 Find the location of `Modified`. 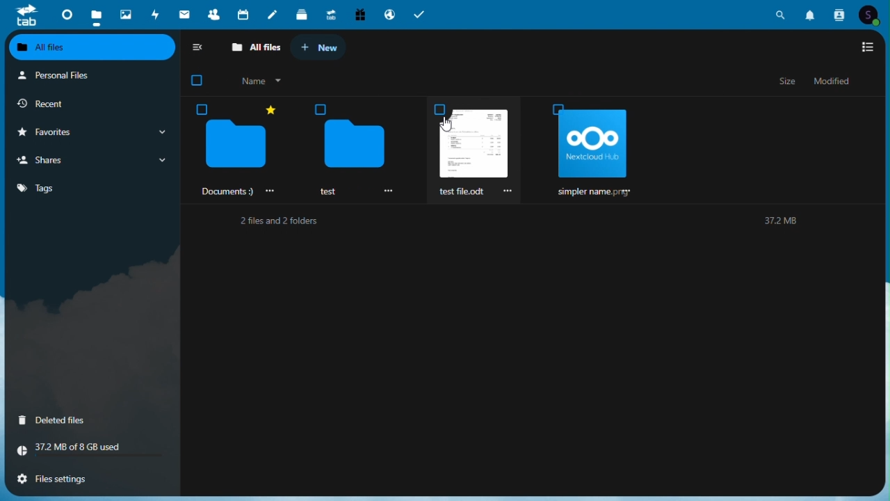

Modified is located at coordinates (833, 82).